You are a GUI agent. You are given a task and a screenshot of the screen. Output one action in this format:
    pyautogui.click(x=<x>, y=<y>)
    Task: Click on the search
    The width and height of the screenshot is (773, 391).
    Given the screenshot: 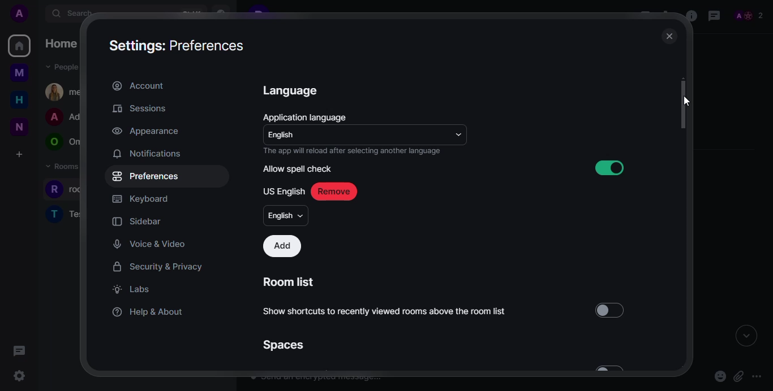 What is the action you would take?
    pyautogui.click(x=77, y=14)
    